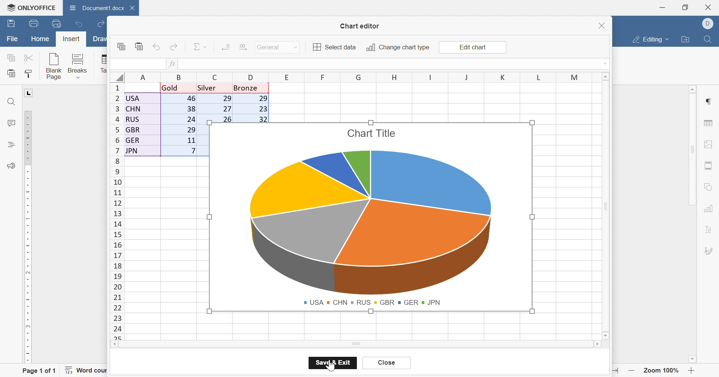 Image resolution: width=719 pixels, height=377 pixels. I want to click on RUS, so click(361, 302).